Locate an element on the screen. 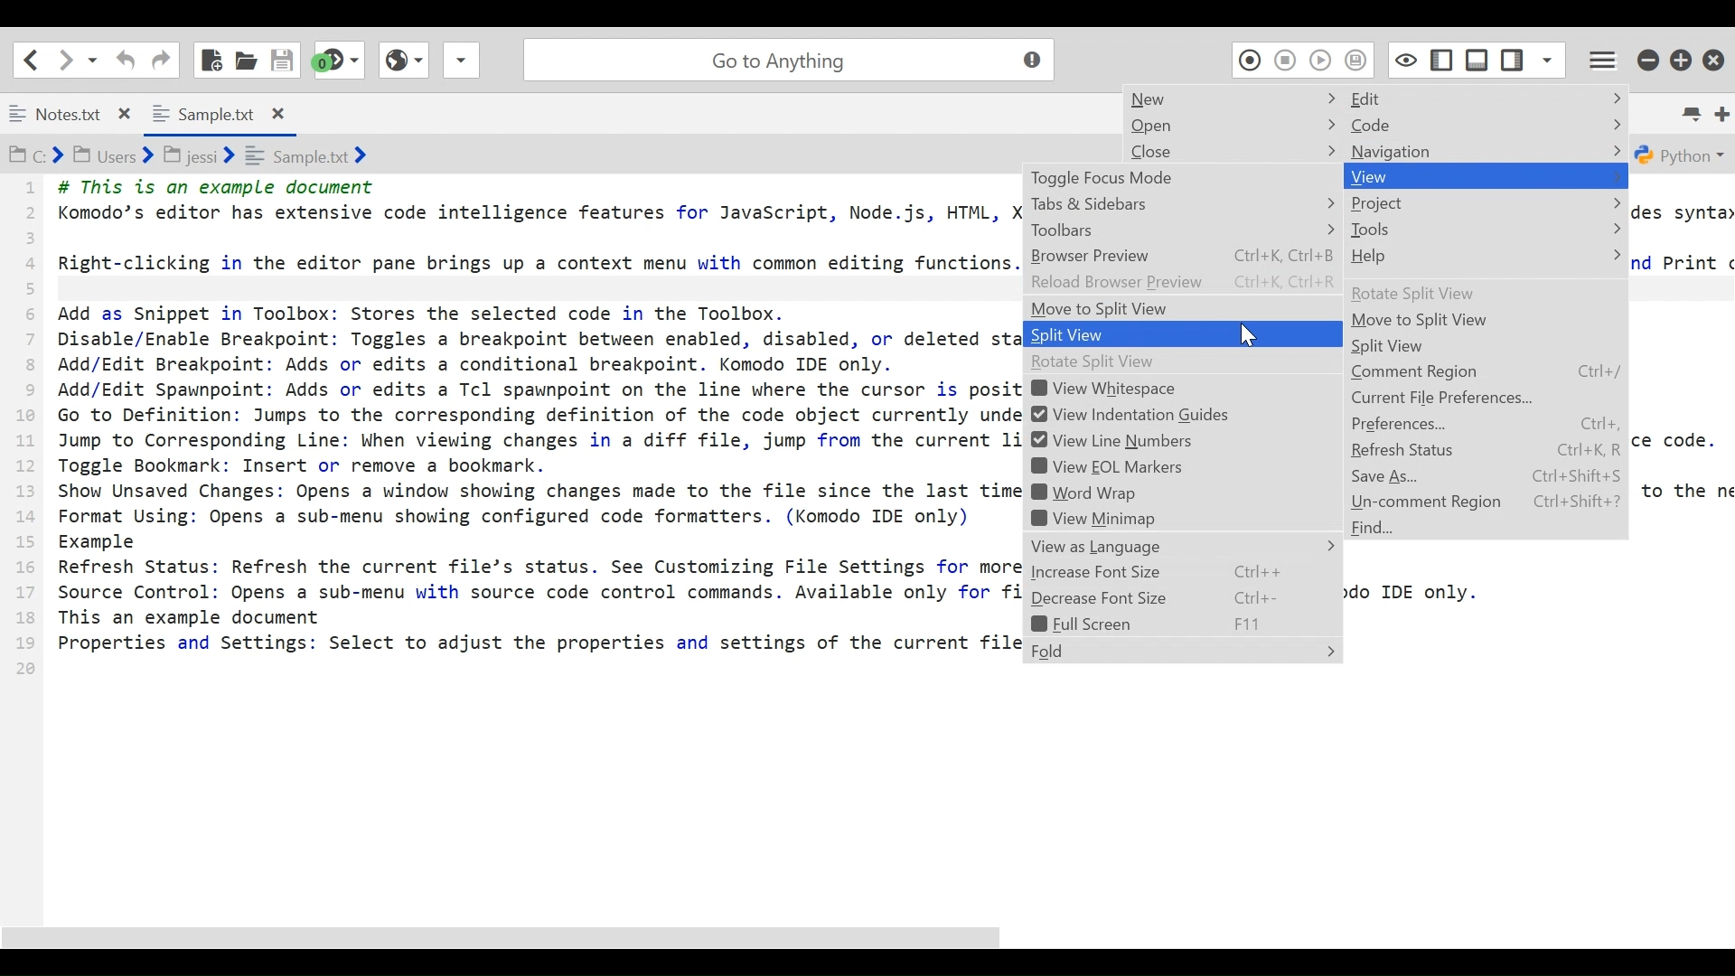 The height and width of the screenshot is (976, 1735). View EQL Markers is located at coordinates (1178, 467).